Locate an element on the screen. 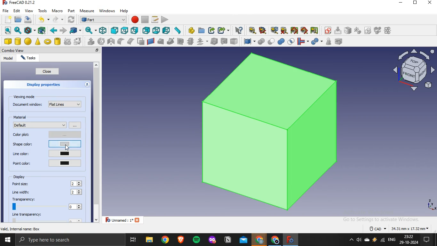  close is located at coordinates (97, 51).